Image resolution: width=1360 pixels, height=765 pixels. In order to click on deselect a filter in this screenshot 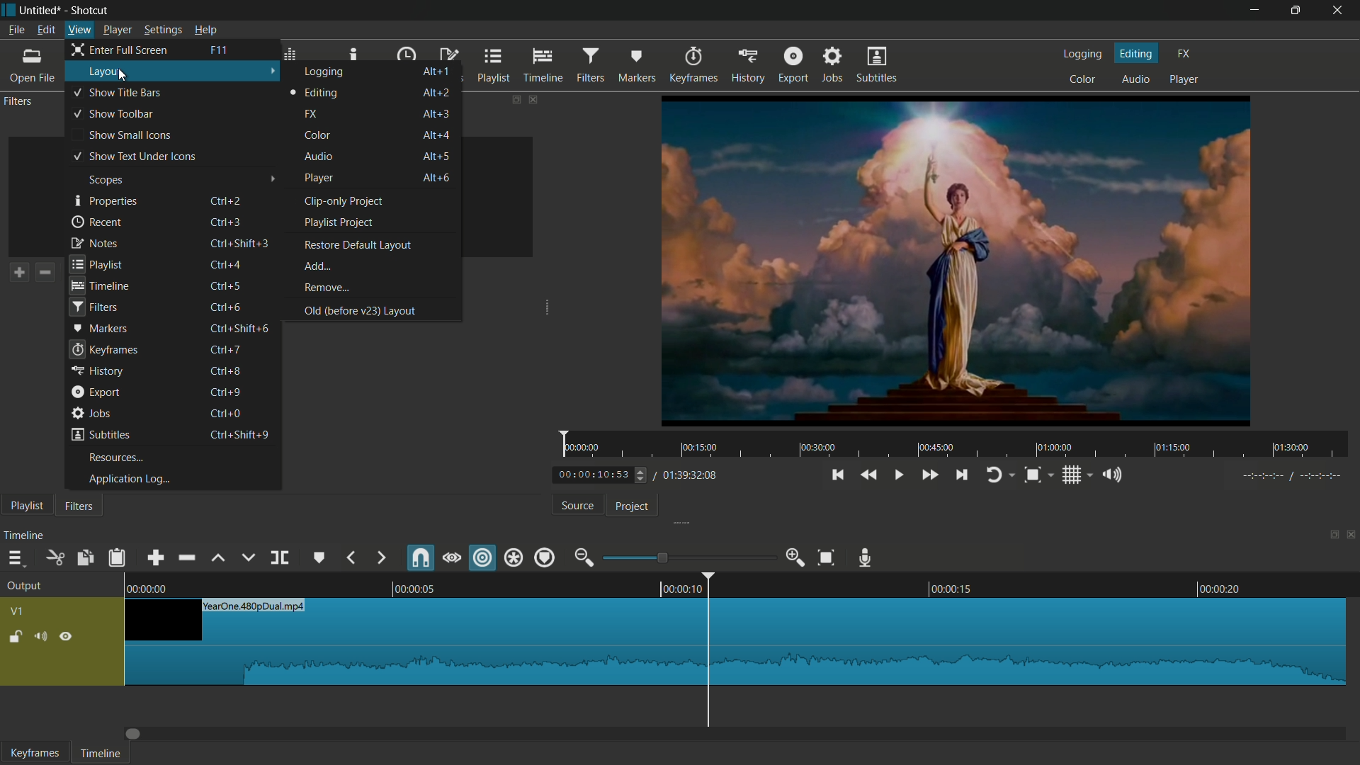, I will do `click(215, 273)`.